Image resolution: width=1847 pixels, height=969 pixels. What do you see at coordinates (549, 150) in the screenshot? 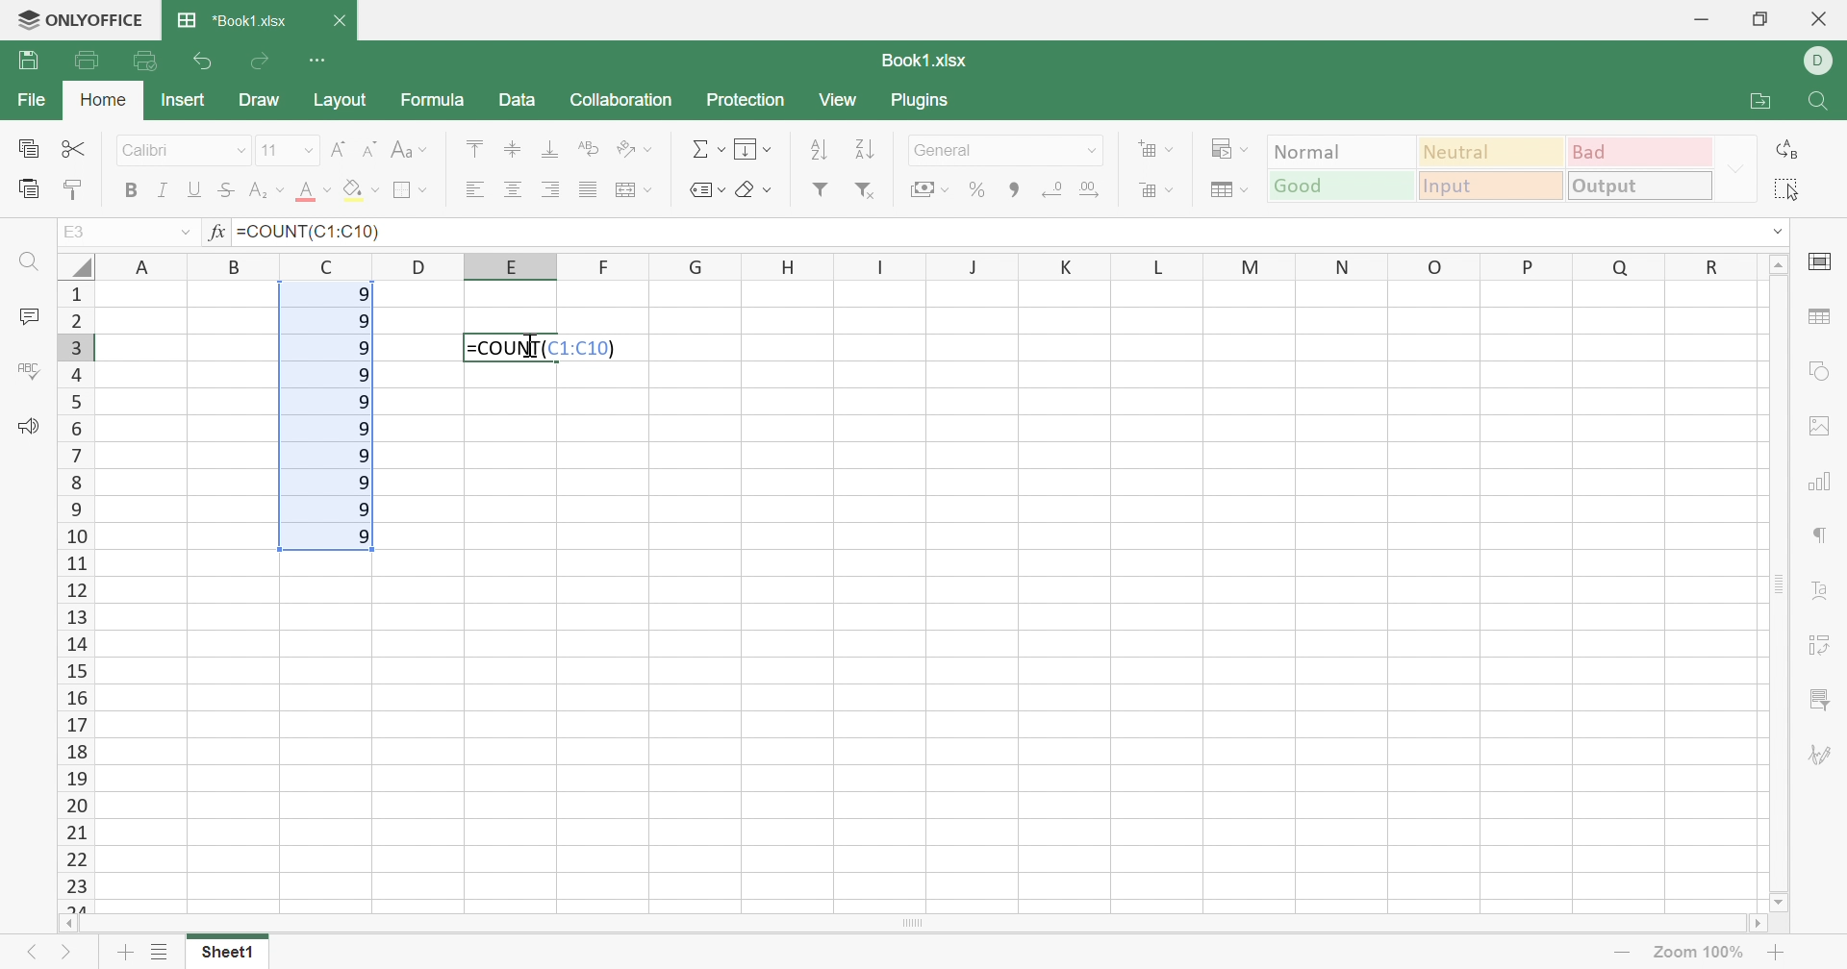
I see `Align Botton` at bounding box center [549, 150].